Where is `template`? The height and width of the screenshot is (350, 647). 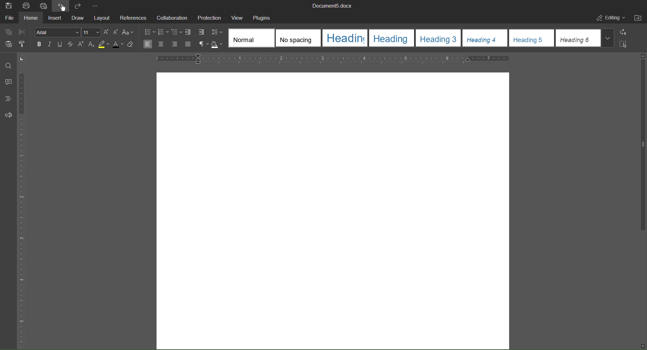 template is located at coordinates (532, 38).